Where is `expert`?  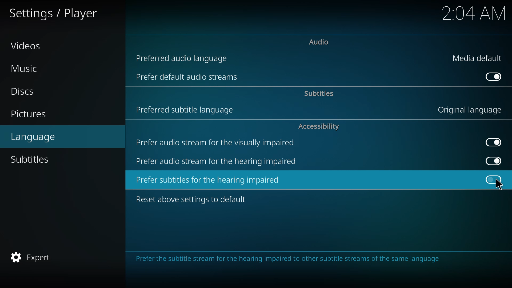 expert is located at coordinates (35, 257).